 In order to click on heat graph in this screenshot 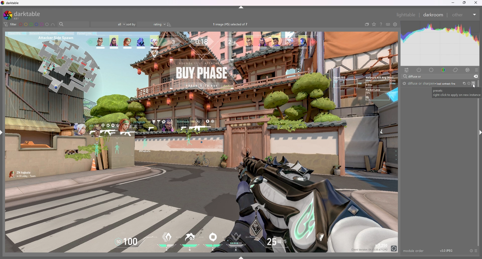, I will do `click(440, 43)`.